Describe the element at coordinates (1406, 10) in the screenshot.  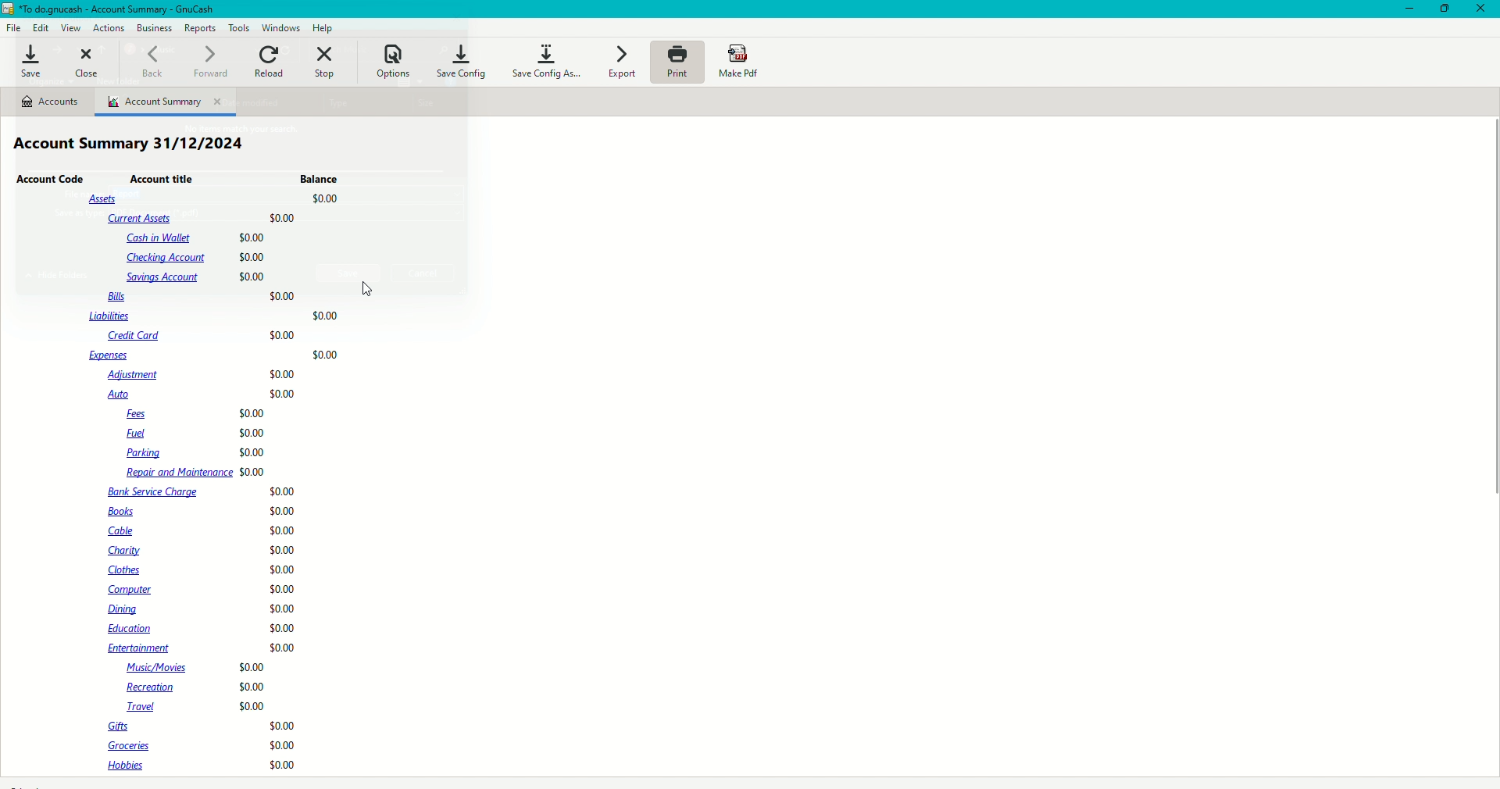
I see `Minimize` at that location.